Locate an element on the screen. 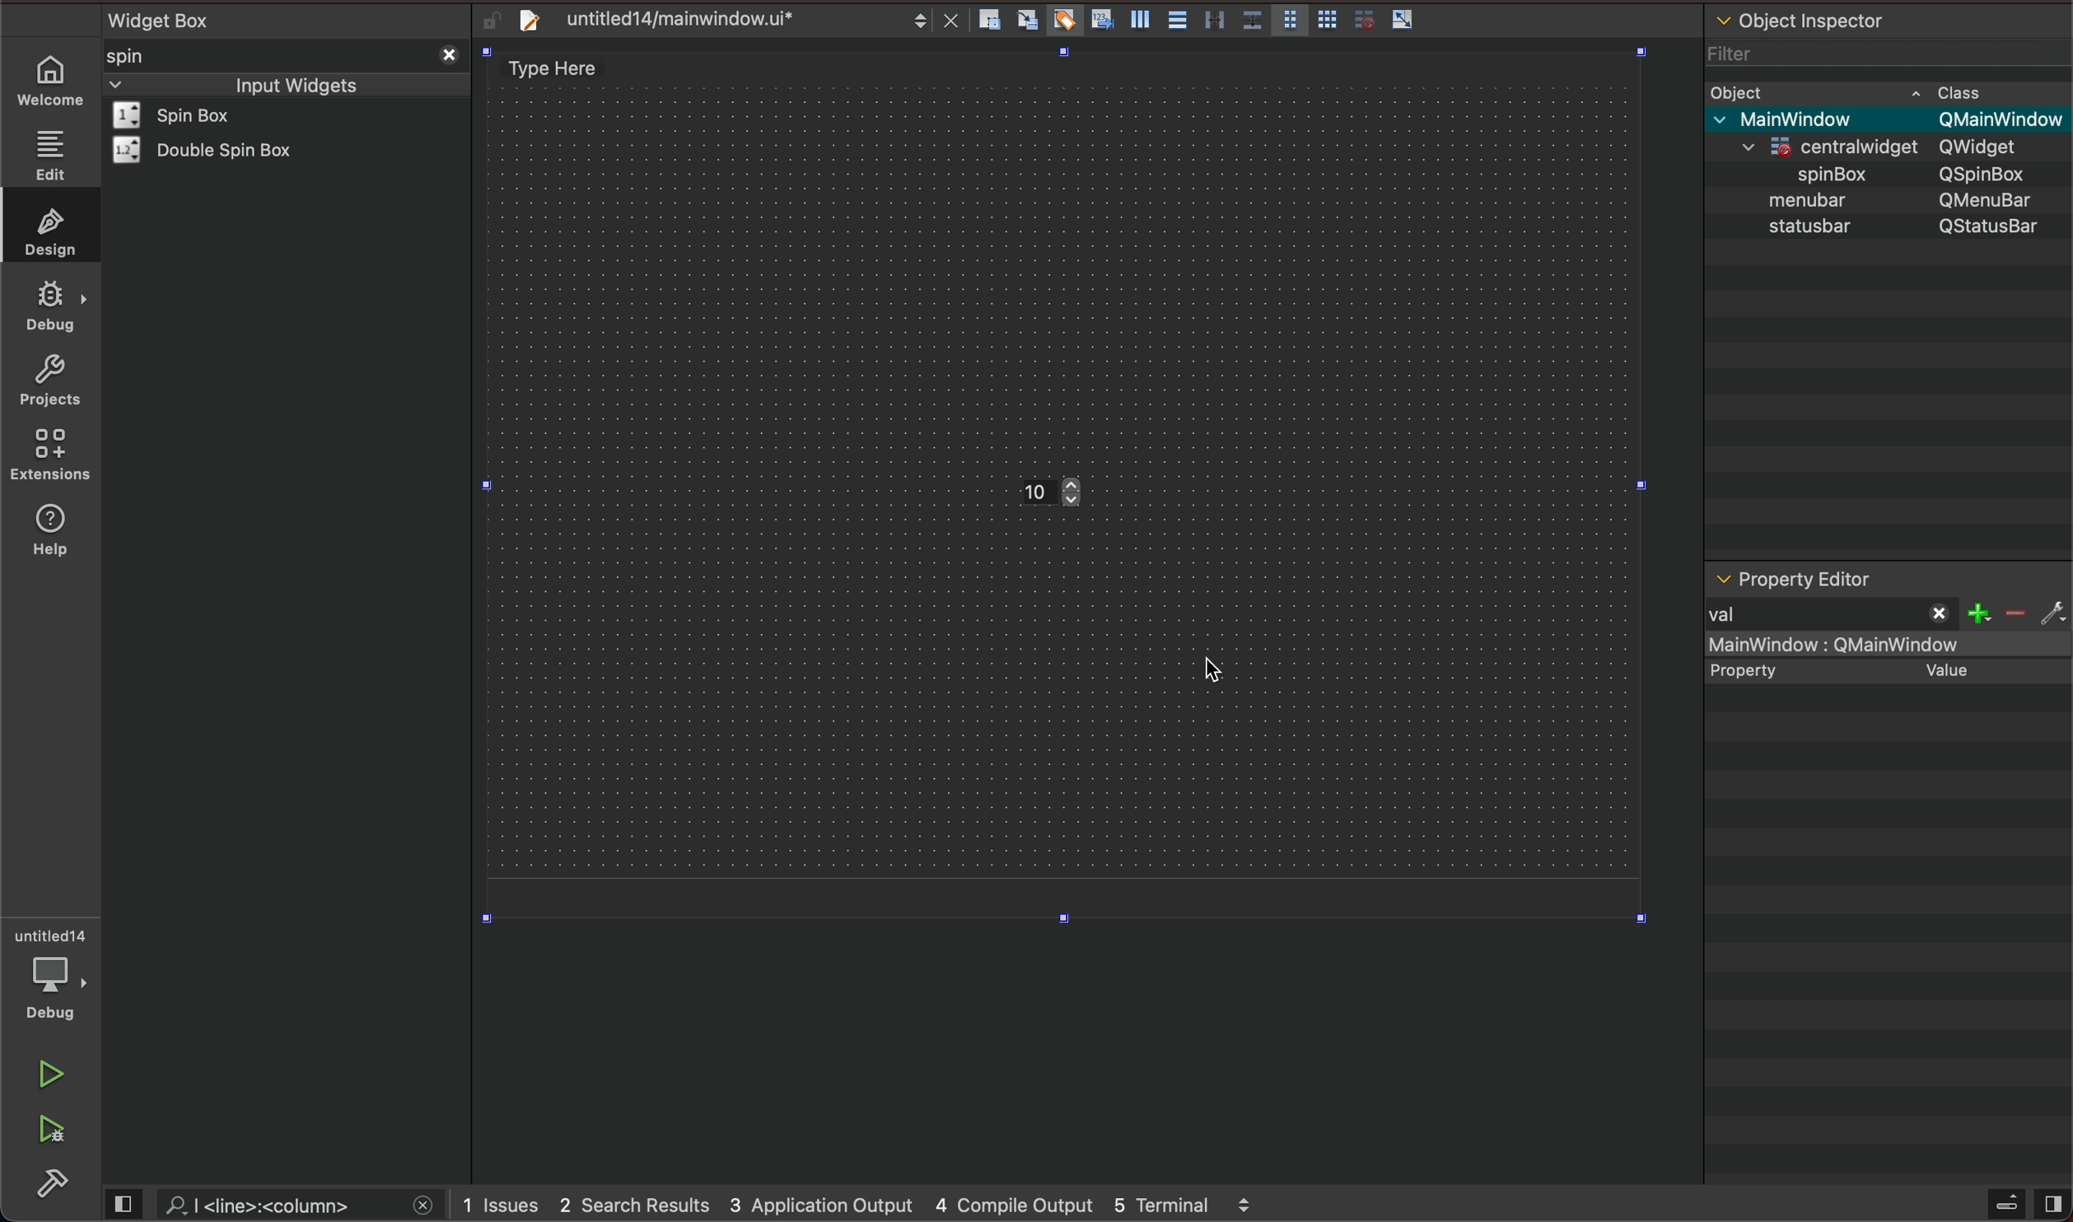 This screenshot has width=2073, height=1222. object inspector is located at coordinates (1889, 17).